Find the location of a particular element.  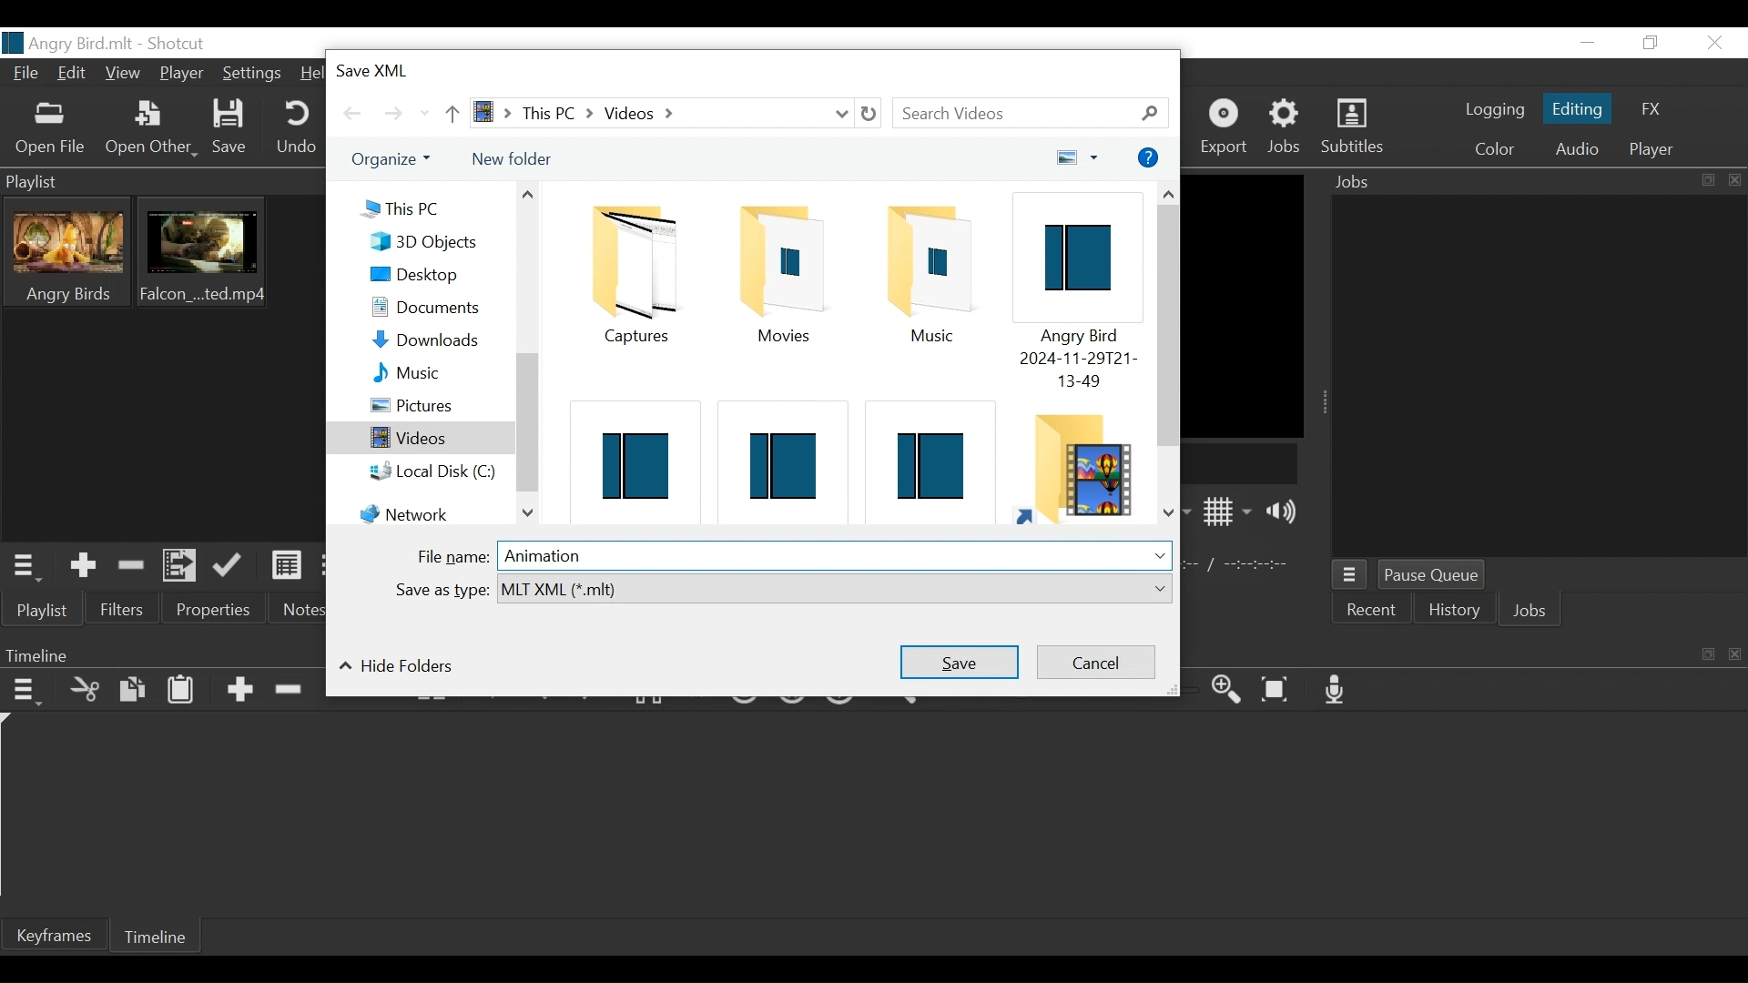

File name is located at coordinates (454, 558).